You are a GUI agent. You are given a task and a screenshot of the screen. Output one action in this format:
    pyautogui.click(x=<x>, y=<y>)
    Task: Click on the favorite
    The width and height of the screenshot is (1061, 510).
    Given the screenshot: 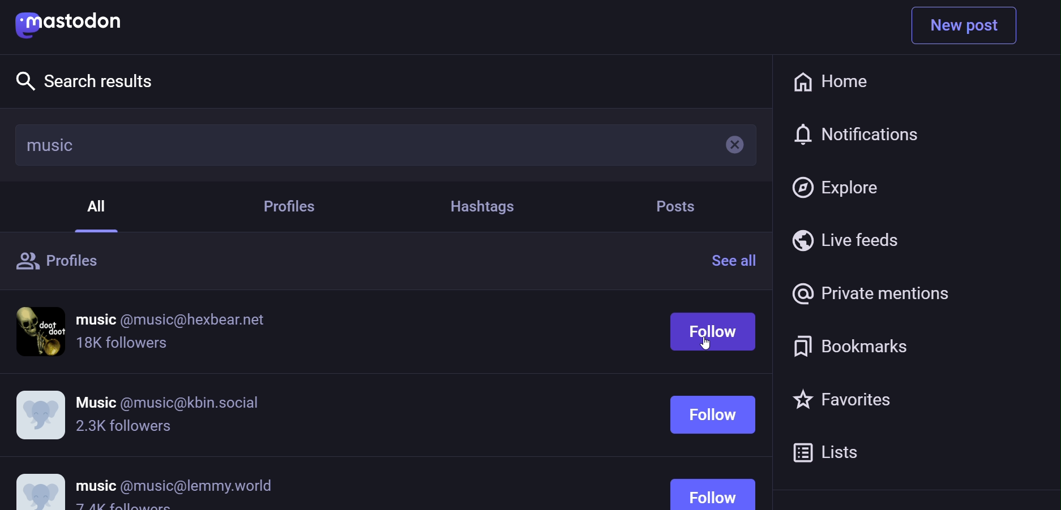 What is the action you would take?
    pyautogui.click(x=837, y=401)
    